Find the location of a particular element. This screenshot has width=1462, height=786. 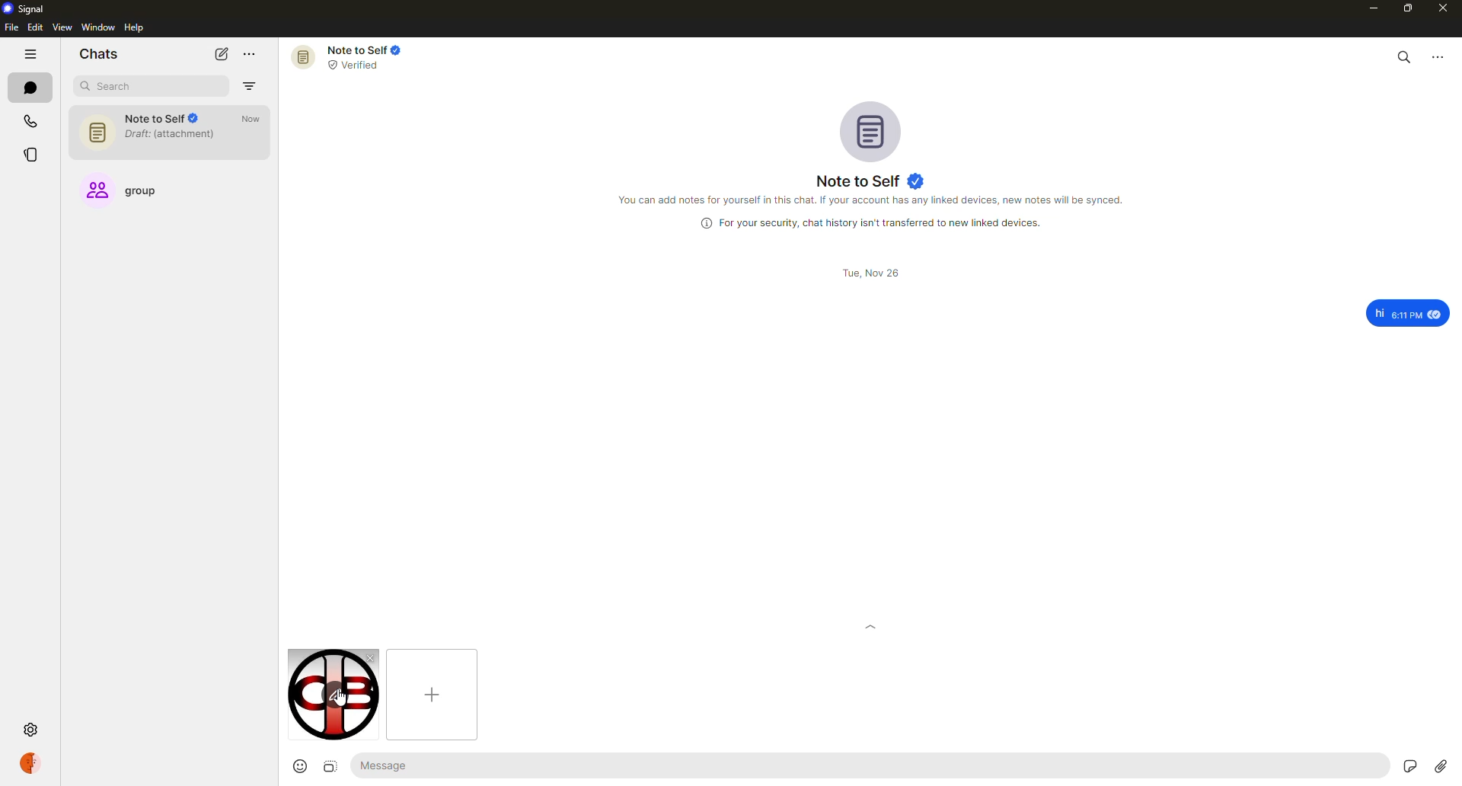

minimize is located at coordinates (1371, 9).